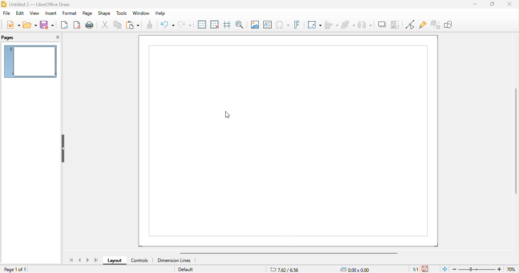  I want to click on file, so click(6, 13).